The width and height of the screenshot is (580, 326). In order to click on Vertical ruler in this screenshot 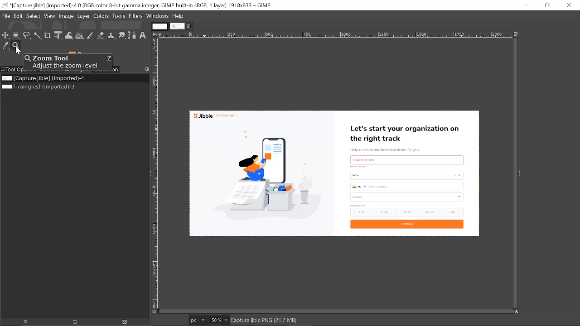, I will do `click(154, 173)`.